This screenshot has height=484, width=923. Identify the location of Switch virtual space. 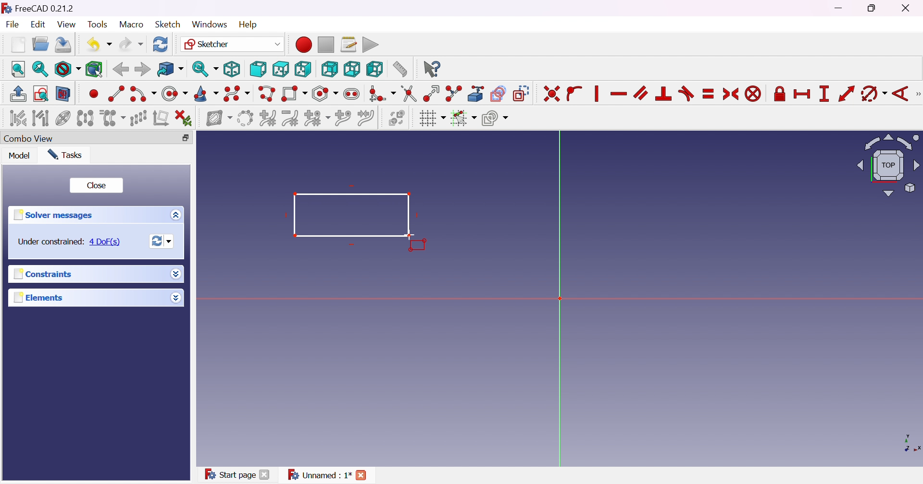
(399, 119).